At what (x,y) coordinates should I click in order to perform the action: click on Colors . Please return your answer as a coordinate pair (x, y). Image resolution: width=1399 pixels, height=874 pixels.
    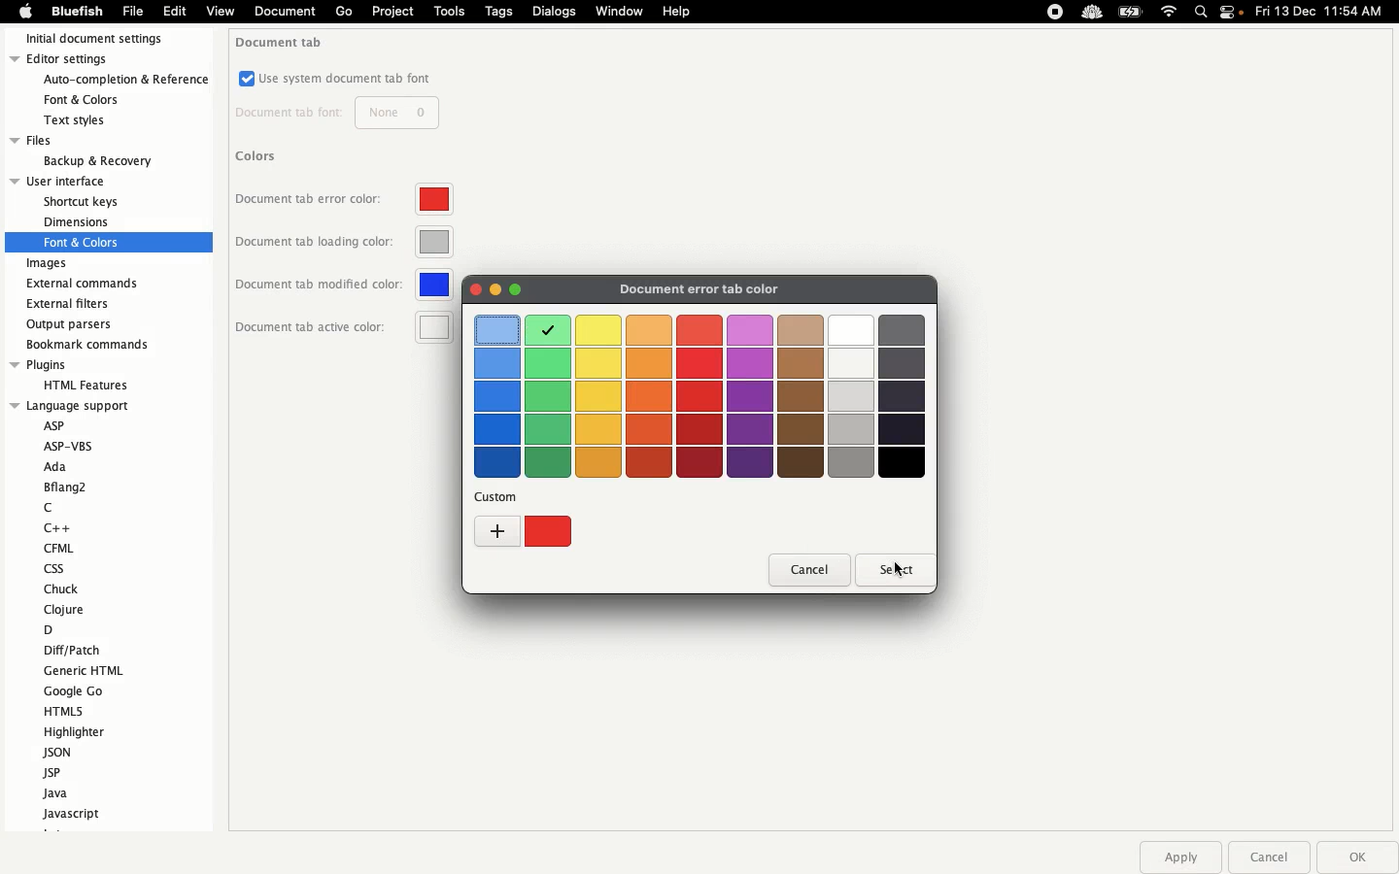
    Looking at the image, I should click on (258, 155).